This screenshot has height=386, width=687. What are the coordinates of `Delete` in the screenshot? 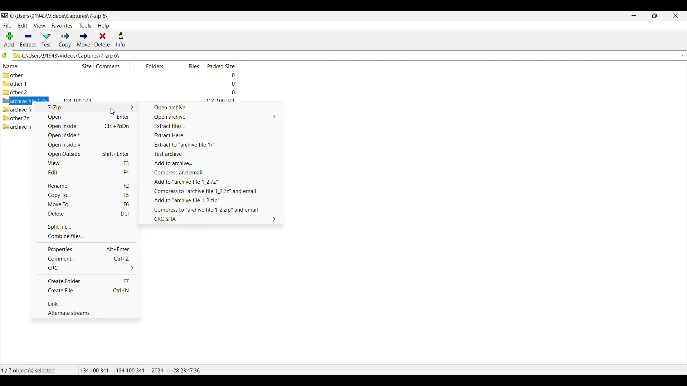 It's located at (102, 39).